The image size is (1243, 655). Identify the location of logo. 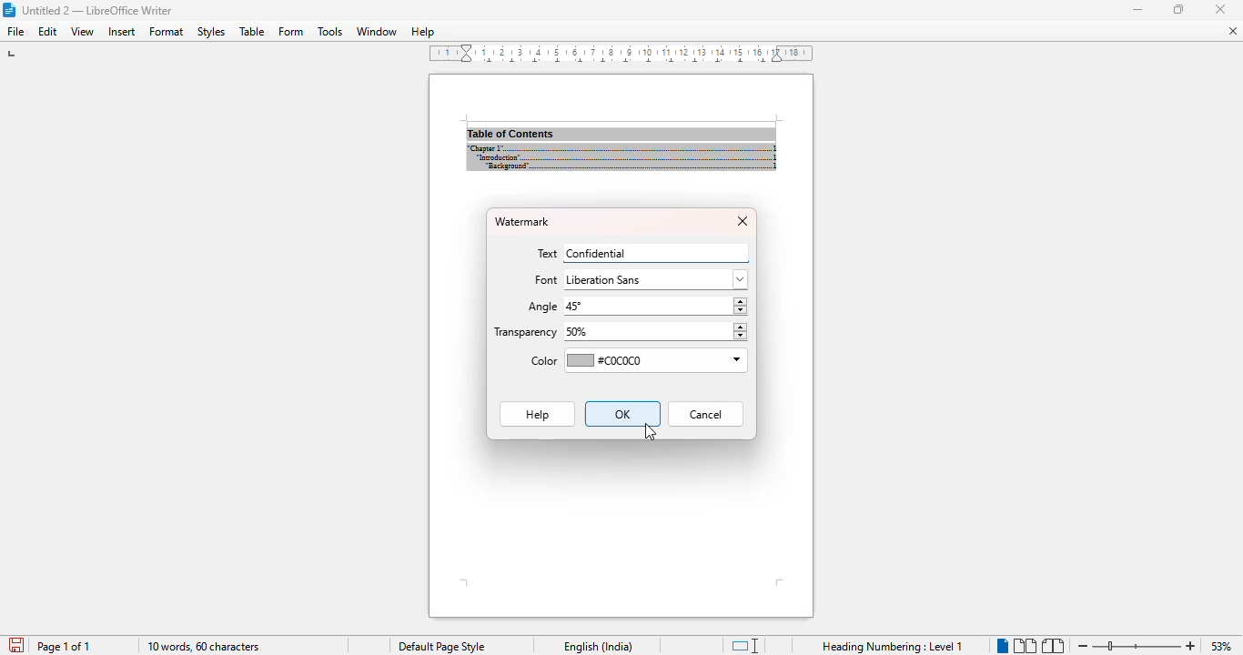
(9, 10).